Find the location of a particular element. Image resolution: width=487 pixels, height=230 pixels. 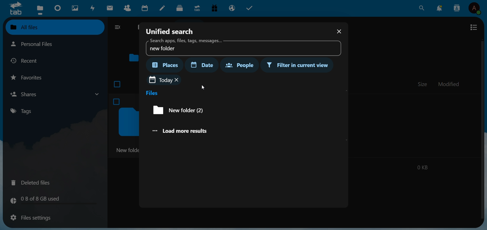

contacts is located at coordinates (129, 9).